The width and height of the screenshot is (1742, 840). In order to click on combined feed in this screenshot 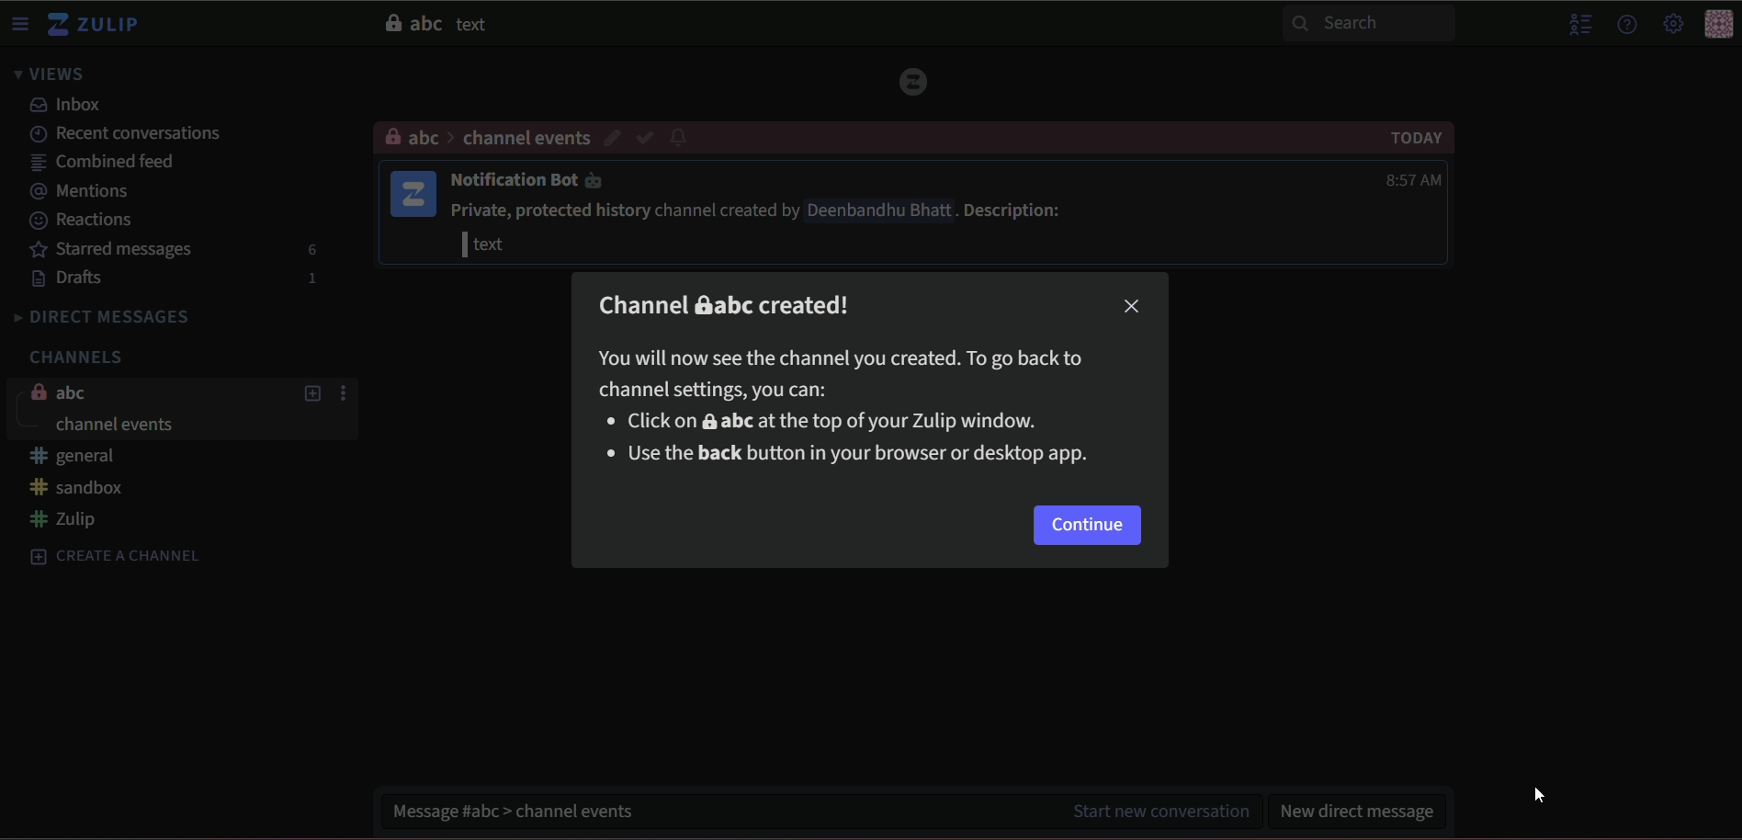, I will do `click(102, 164)`.